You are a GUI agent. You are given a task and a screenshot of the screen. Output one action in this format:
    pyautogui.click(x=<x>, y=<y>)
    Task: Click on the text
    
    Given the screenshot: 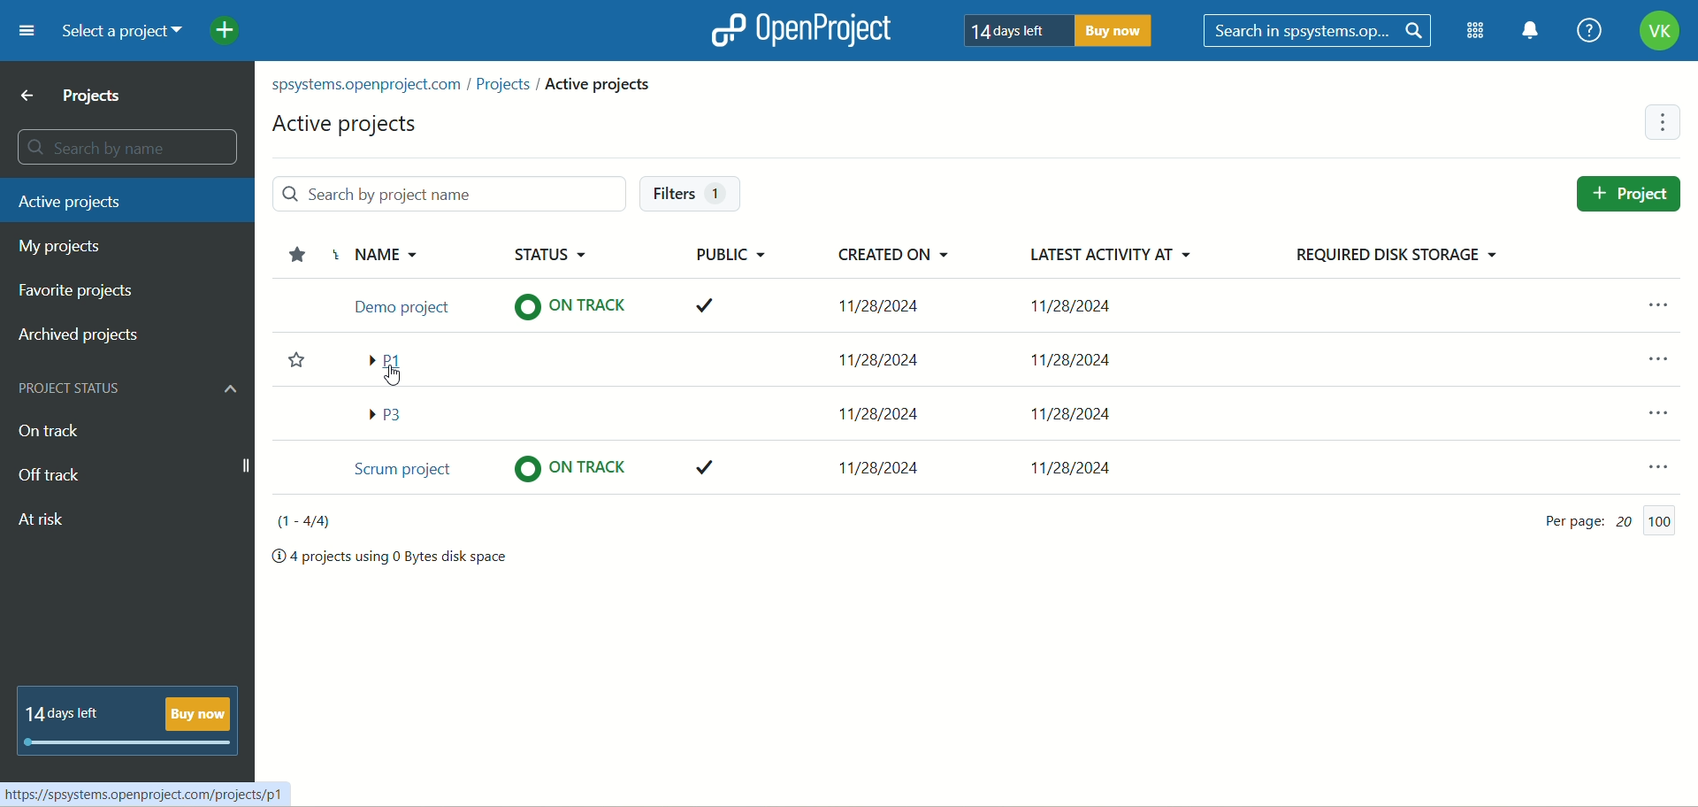 What is the action you would take?
    pyautogui.click(x=131, y=719)
    